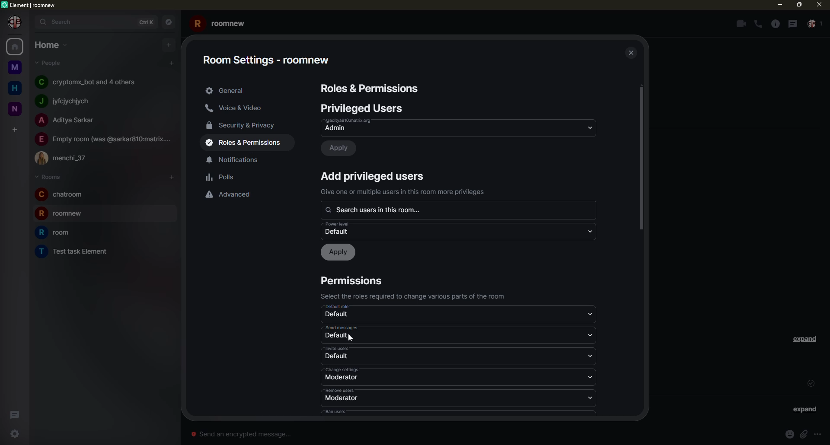 The image size is (830, 445). I want to click on info, so click(774, 24).